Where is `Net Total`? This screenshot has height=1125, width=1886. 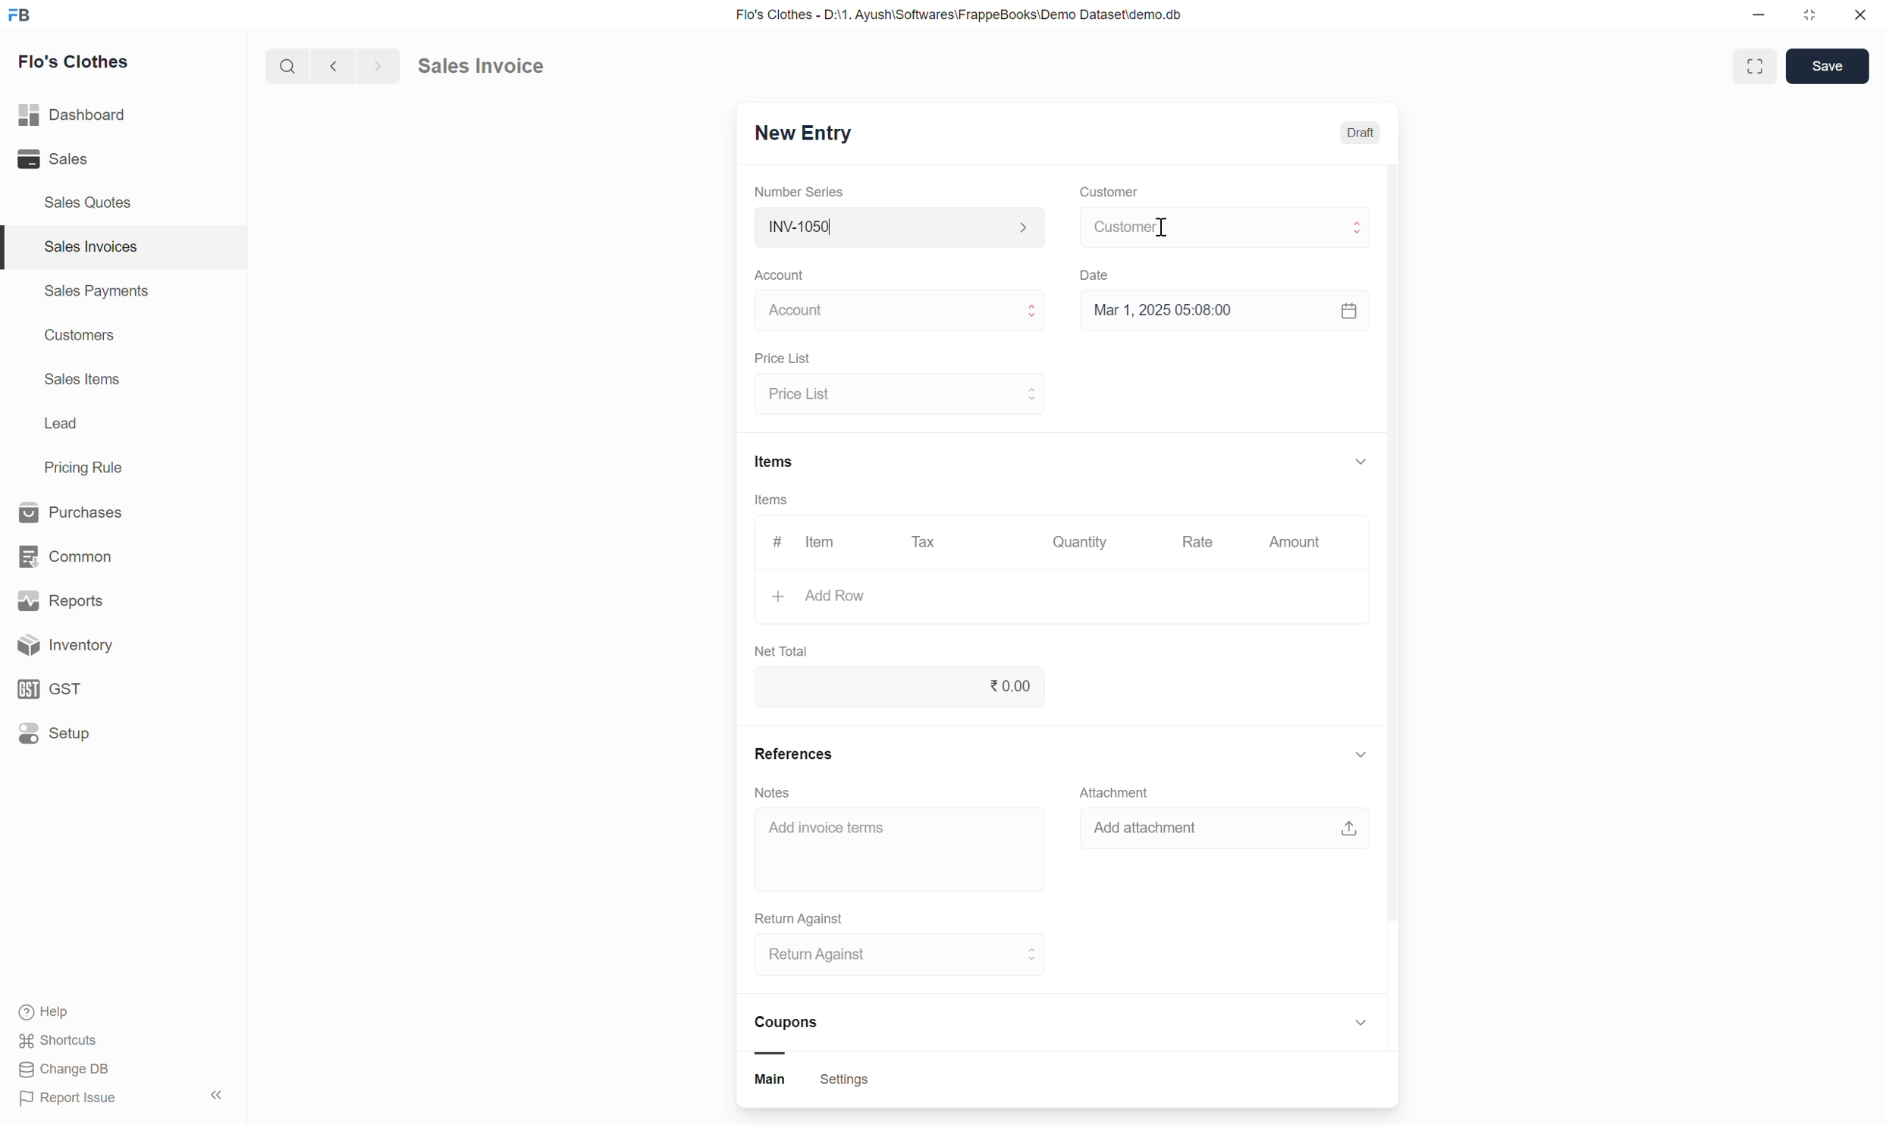
Net Total is located at coordinates (782, 649).